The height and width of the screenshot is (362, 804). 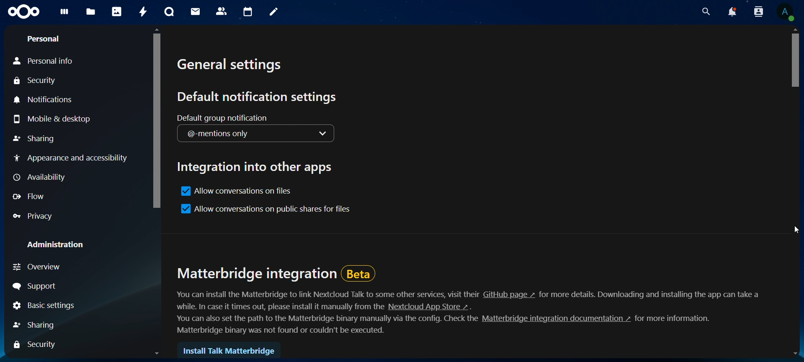 What do you see at coordinates (59, 285) in the screenshot?
I see `Signout` at bounding box center [59, 285].